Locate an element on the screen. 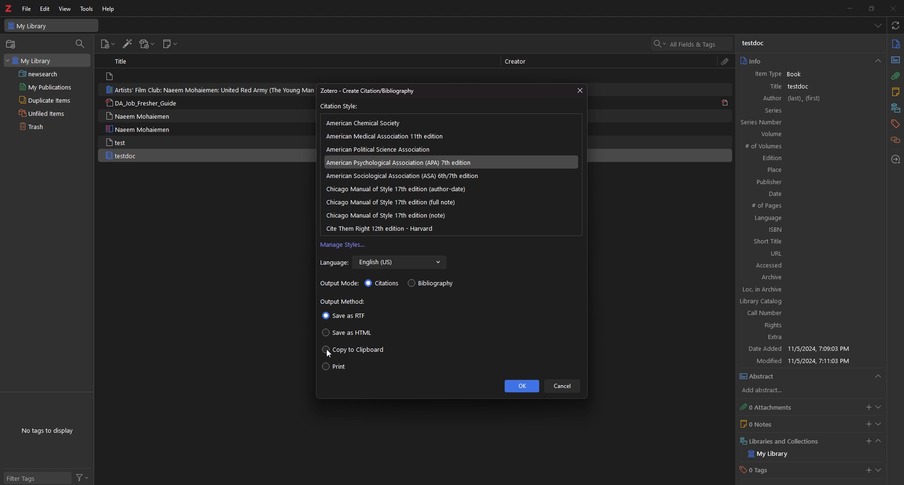  edit is located at coordinates (46, 8).